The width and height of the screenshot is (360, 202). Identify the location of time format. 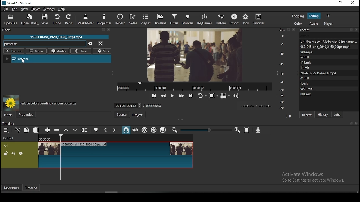
(256, 105).